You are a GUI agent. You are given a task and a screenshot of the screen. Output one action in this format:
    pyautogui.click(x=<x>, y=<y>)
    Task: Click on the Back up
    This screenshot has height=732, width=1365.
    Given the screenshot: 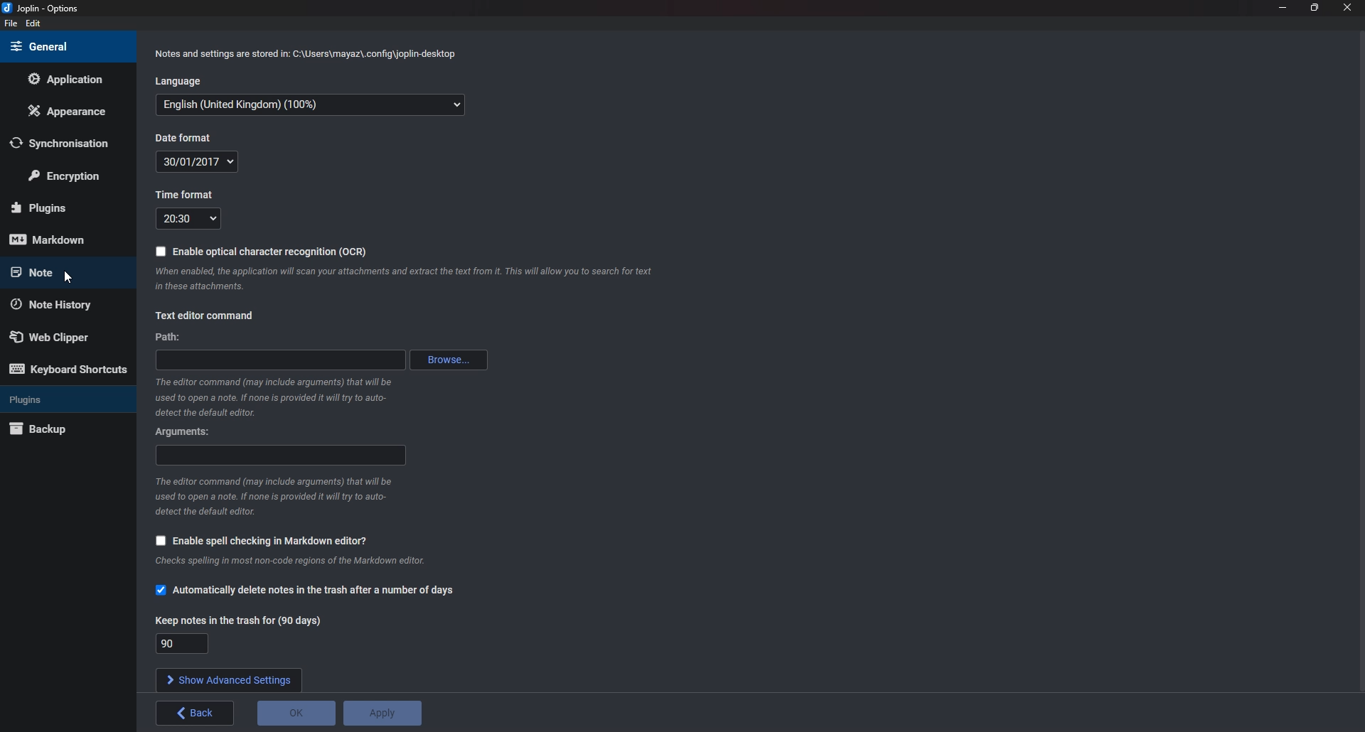 What is the action you would take?
    pyautogui.click(x=62, y=428)
    